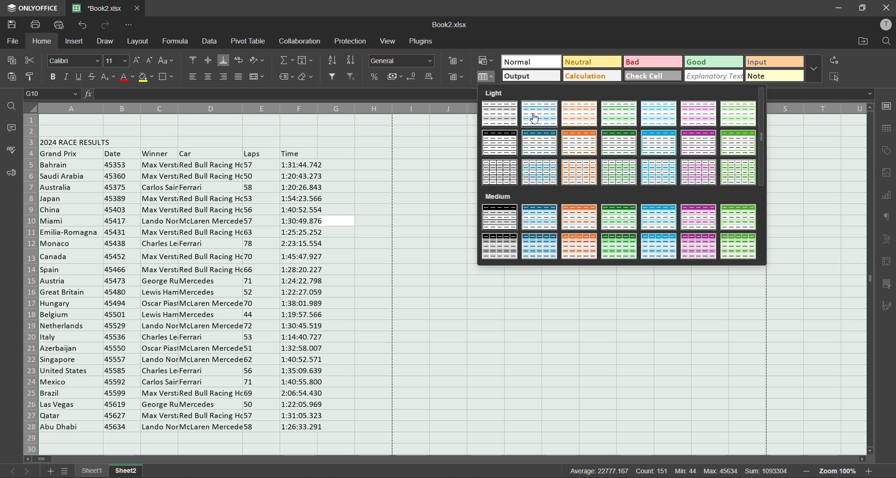  Describe the element at coordinates (838, 471) in the screenshot. I see `zoom factor` at that location.